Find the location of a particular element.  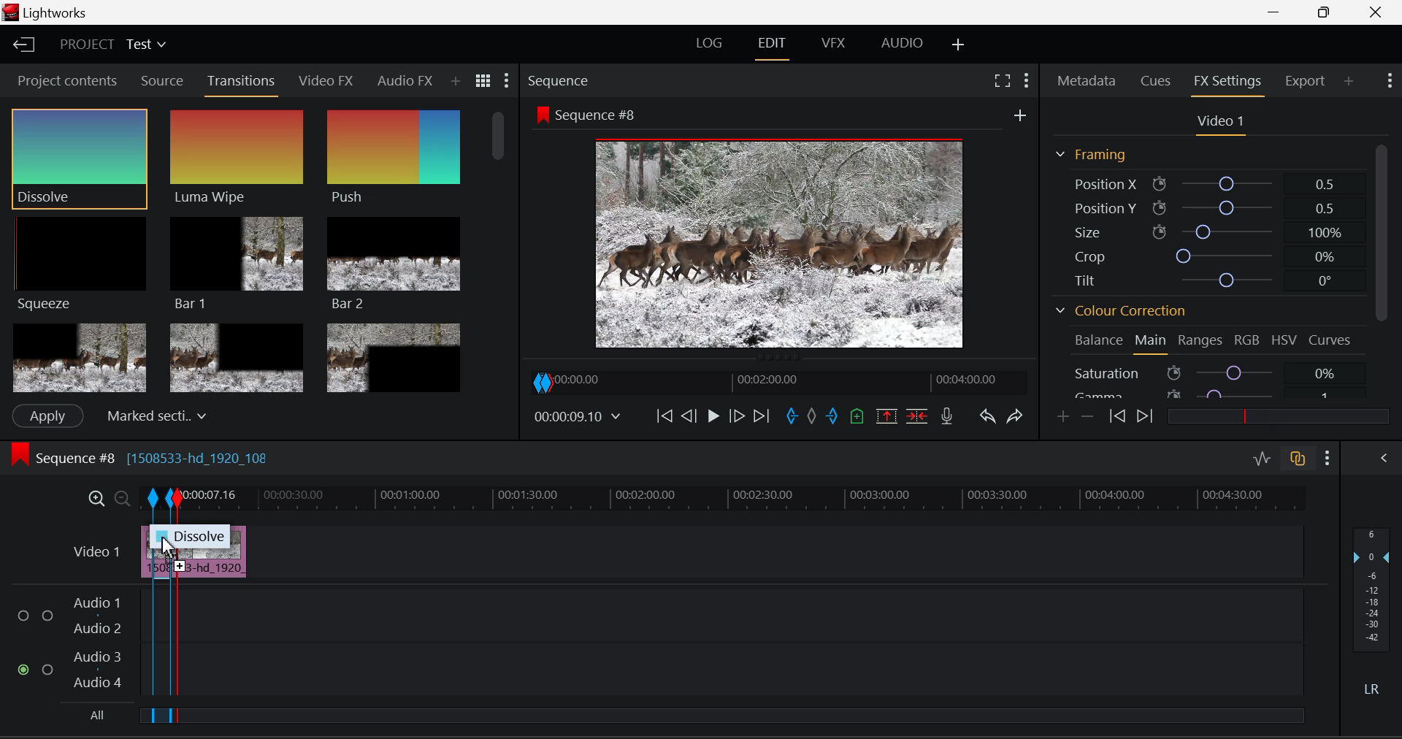

Remove all marks is located at coordinates (811, 418).